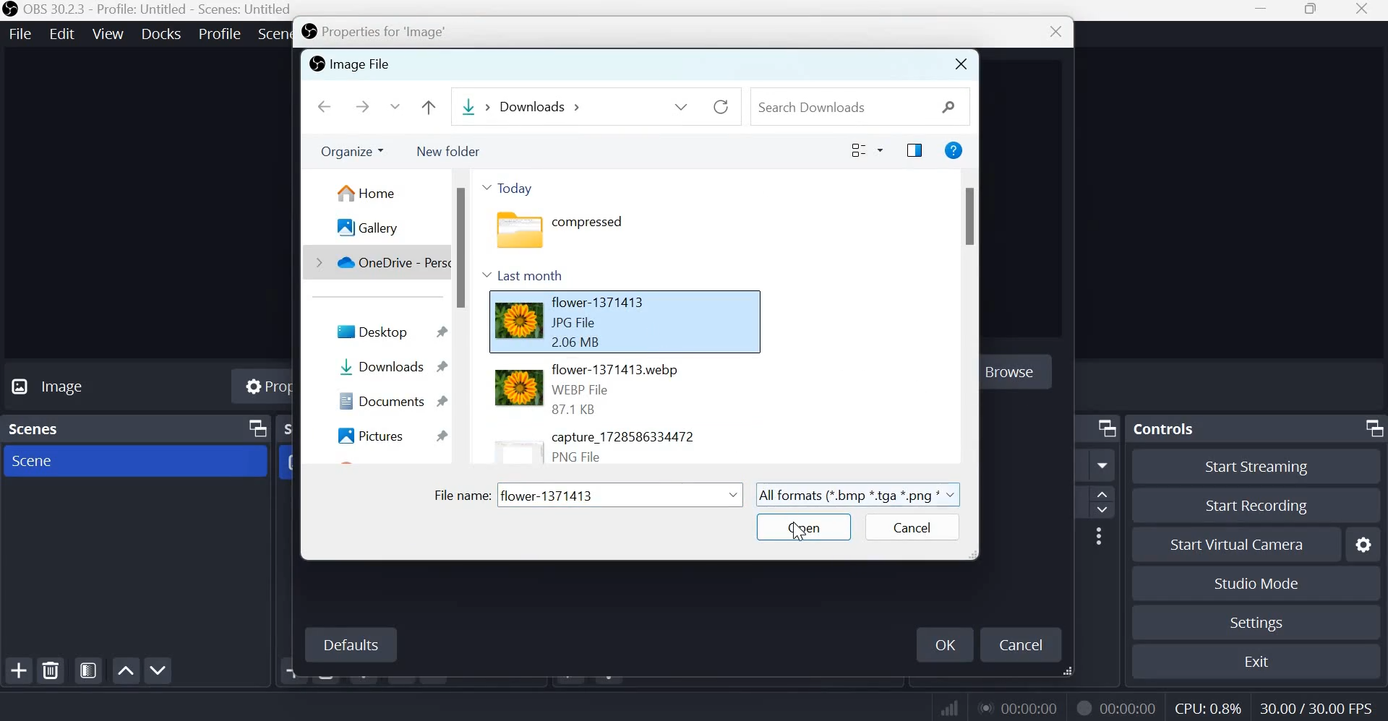 Image resolution: width=1388 pixels, height=721 pixels. Describe the element at coordinates (387, 330) in the screenshot. I see `desktop` at that location.